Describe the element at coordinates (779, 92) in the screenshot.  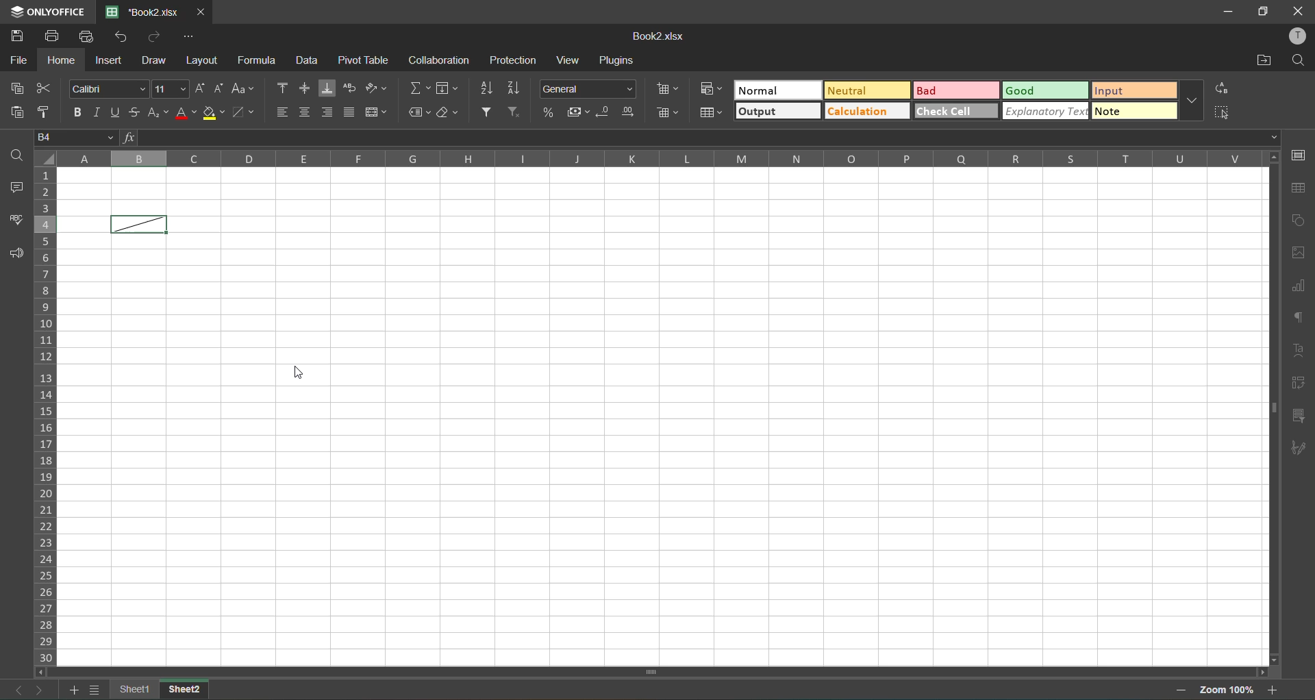
I see `normal` at that location.